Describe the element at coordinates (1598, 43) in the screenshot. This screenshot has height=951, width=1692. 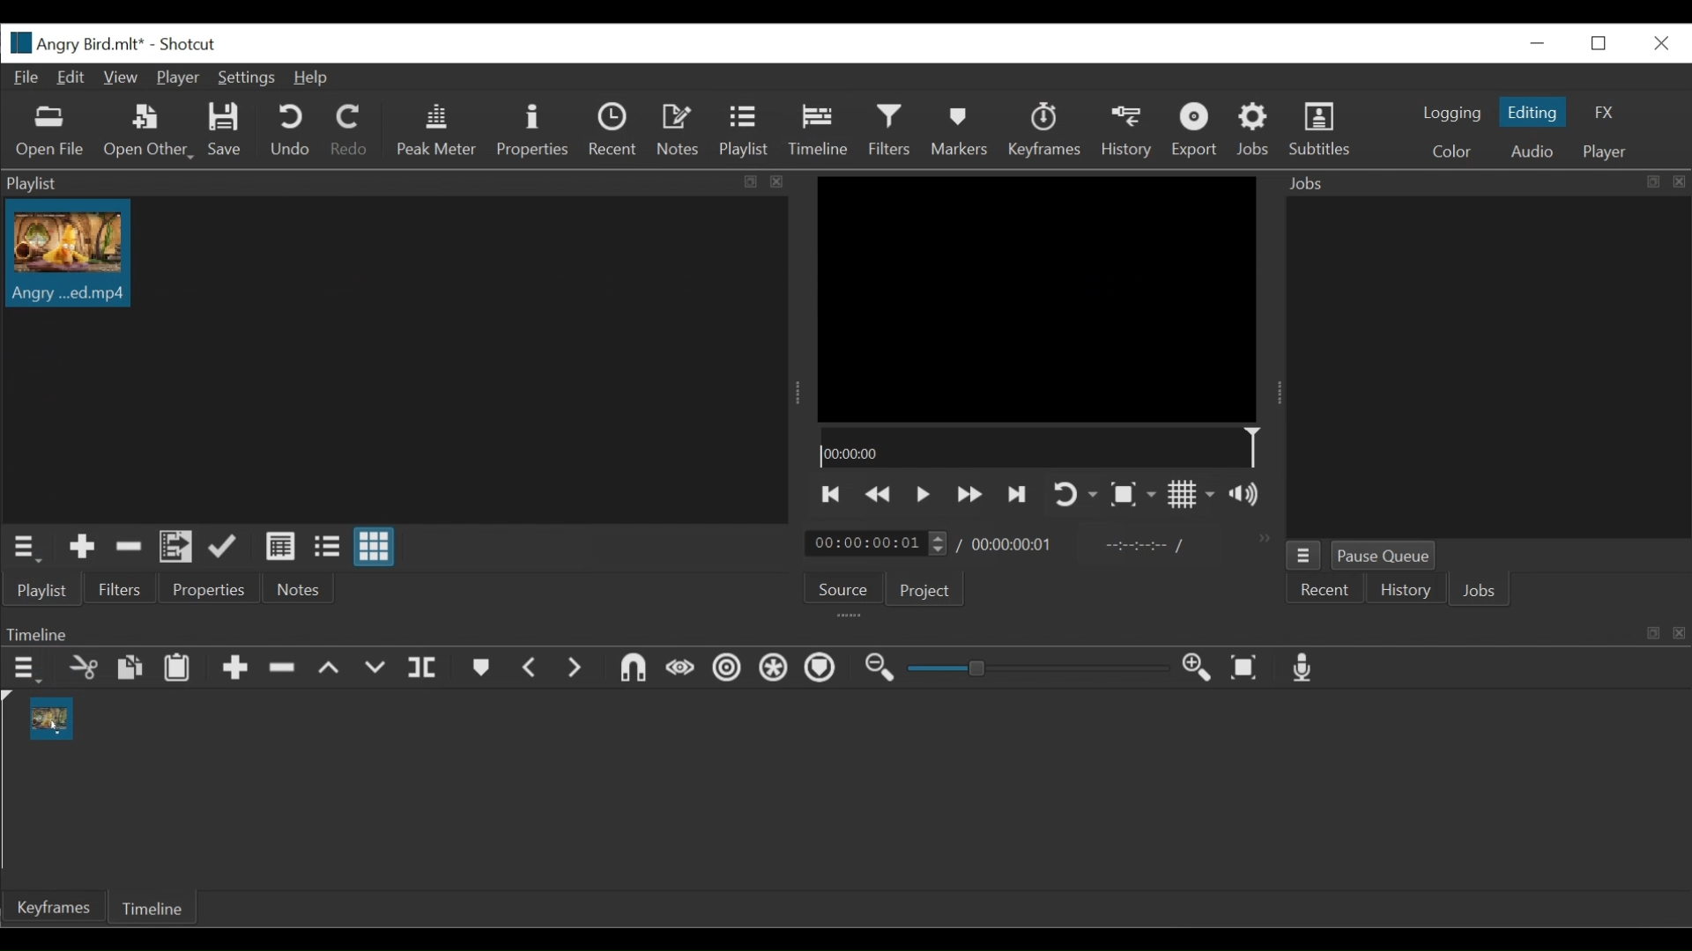
I see `Restore` at that location.